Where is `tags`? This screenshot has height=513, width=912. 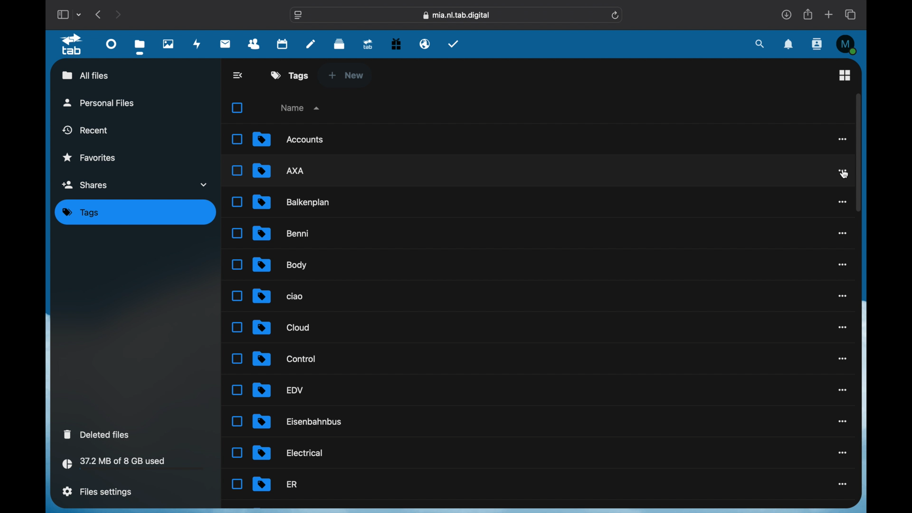 tags is located at coordinates (290, 75).